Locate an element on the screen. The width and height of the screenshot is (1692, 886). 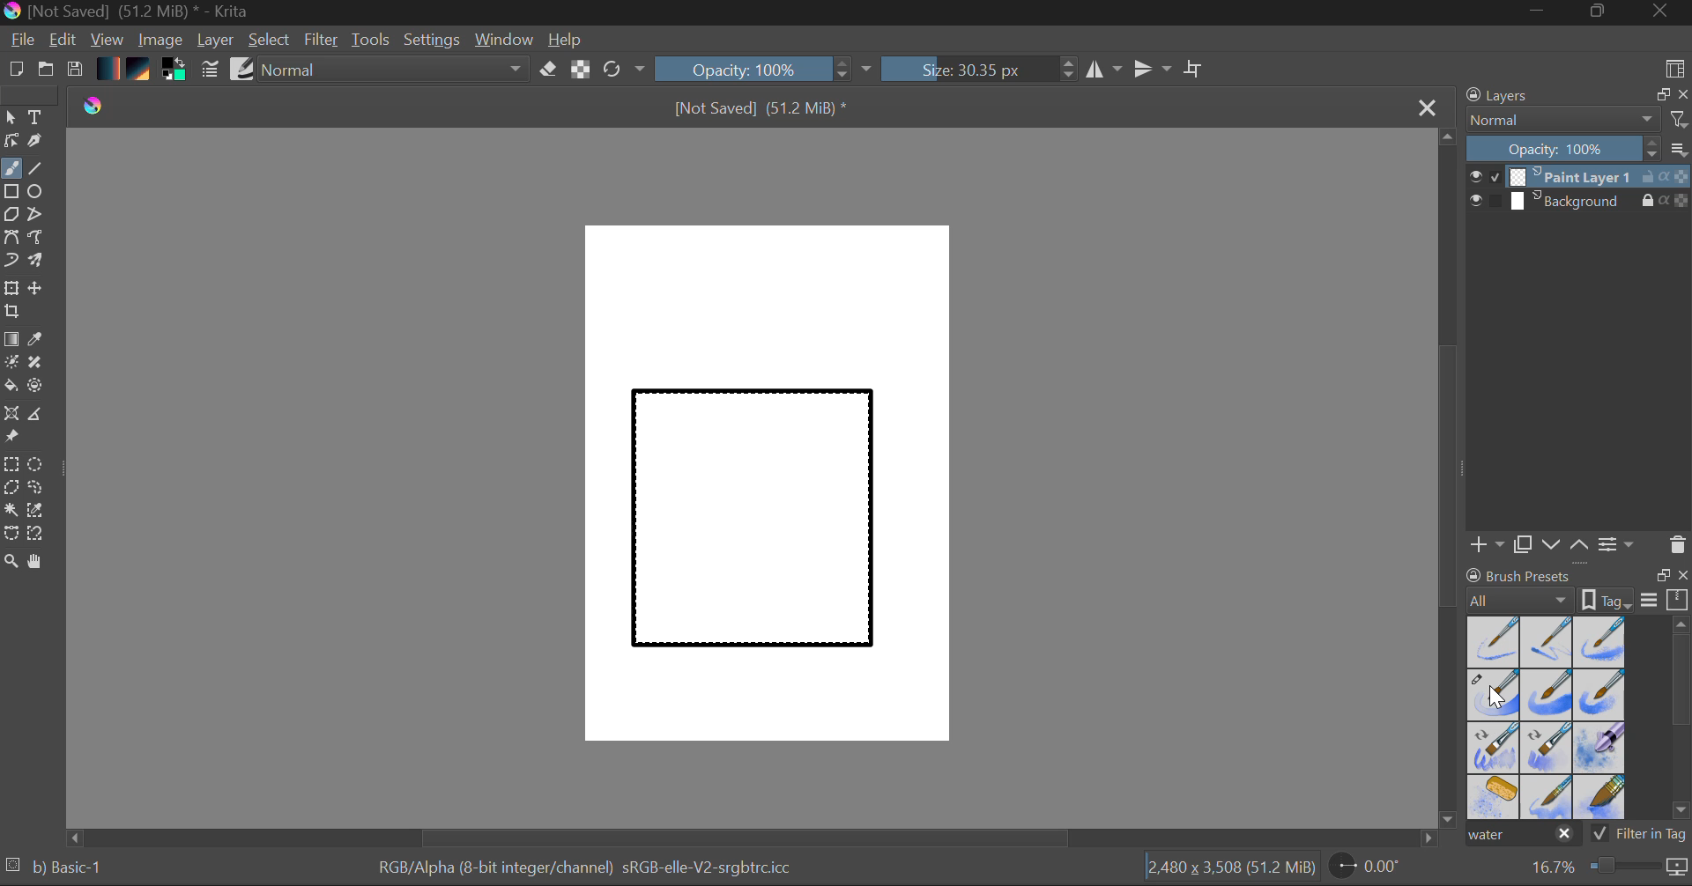
Water C - Dry is located at coordinates (1495, 640).